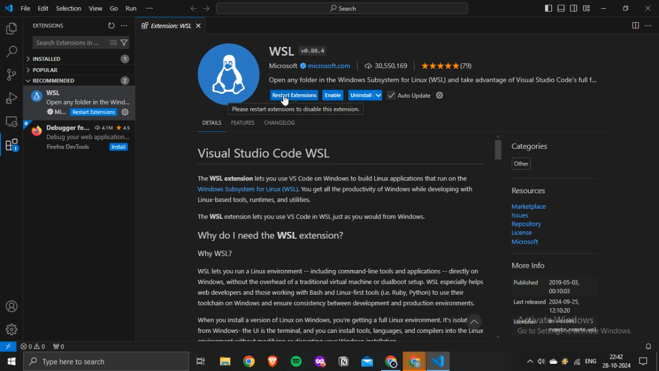 This screenshot has width=659, height=371. I want to click on no problems, so click(33, 346).